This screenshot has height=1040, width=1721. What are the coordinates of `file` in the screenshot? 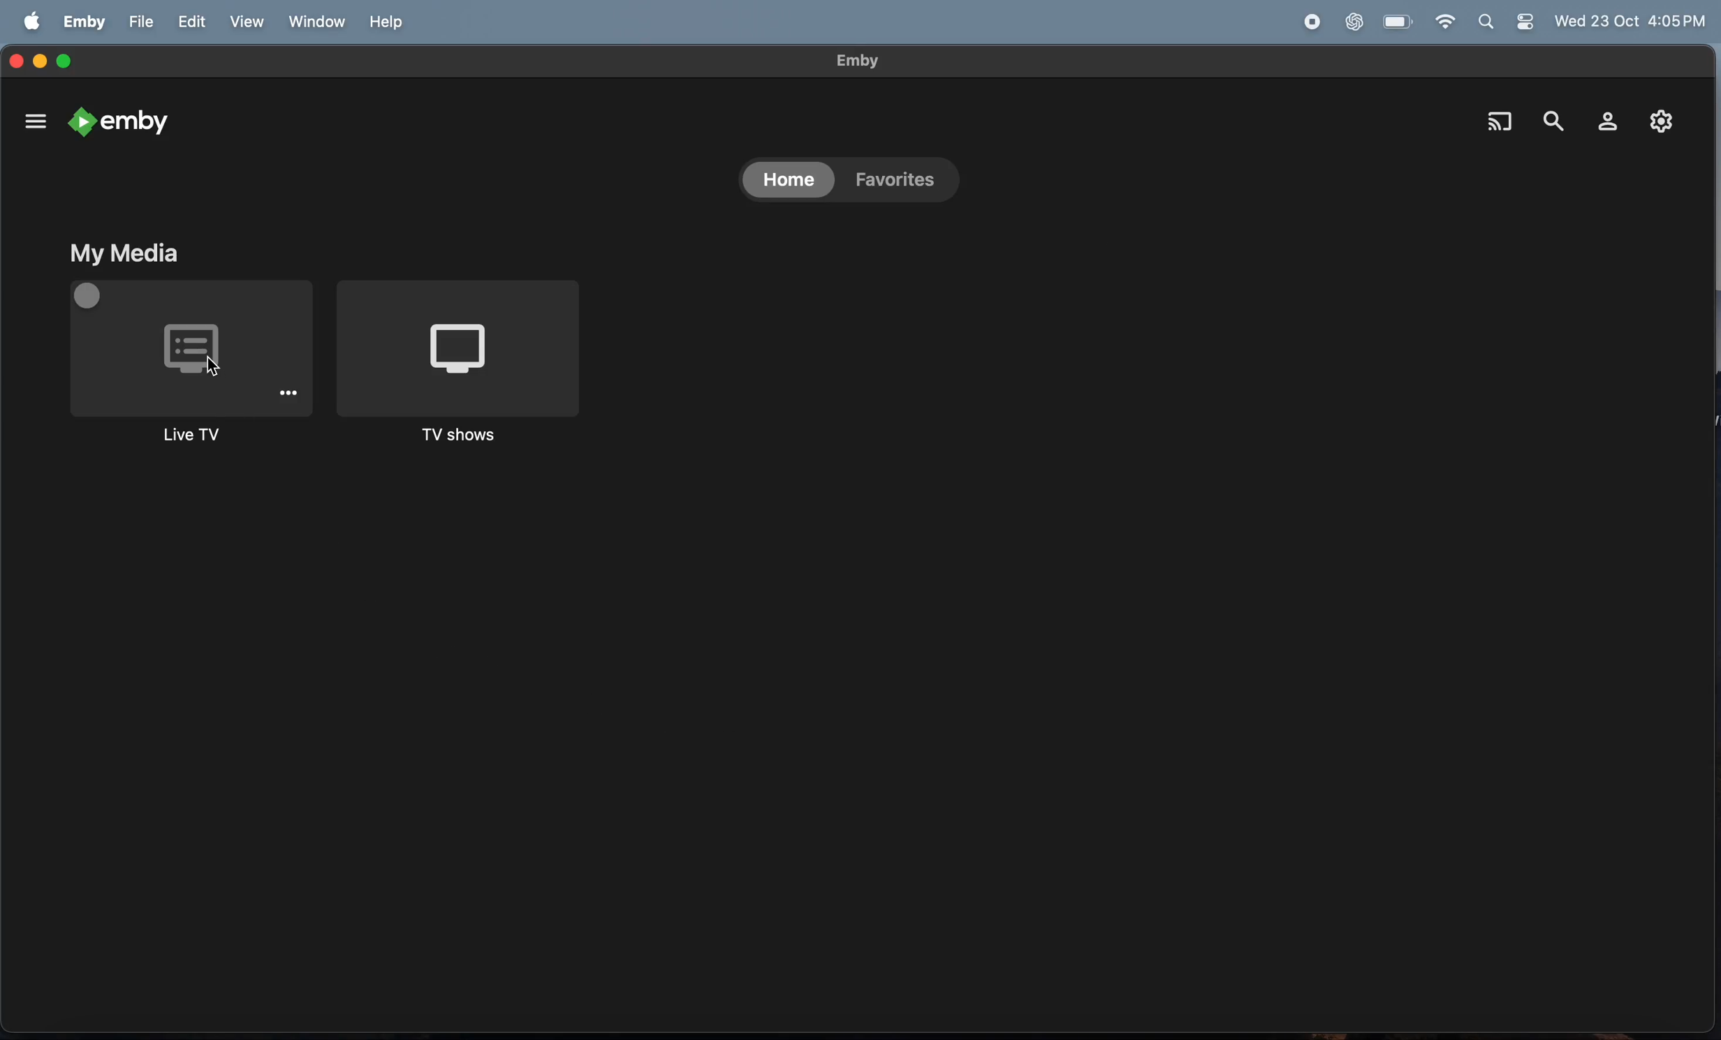 It's located at (138, 22).